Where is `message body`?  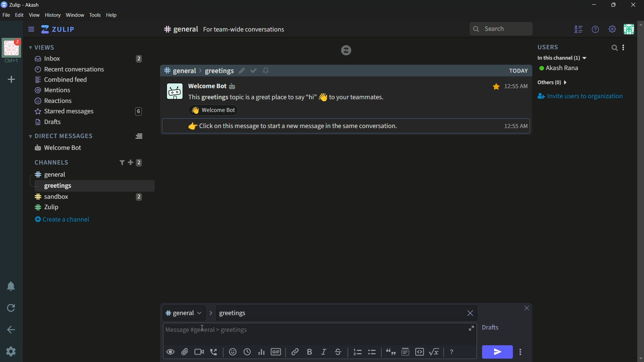 message body is located at coordinates (325, 335).